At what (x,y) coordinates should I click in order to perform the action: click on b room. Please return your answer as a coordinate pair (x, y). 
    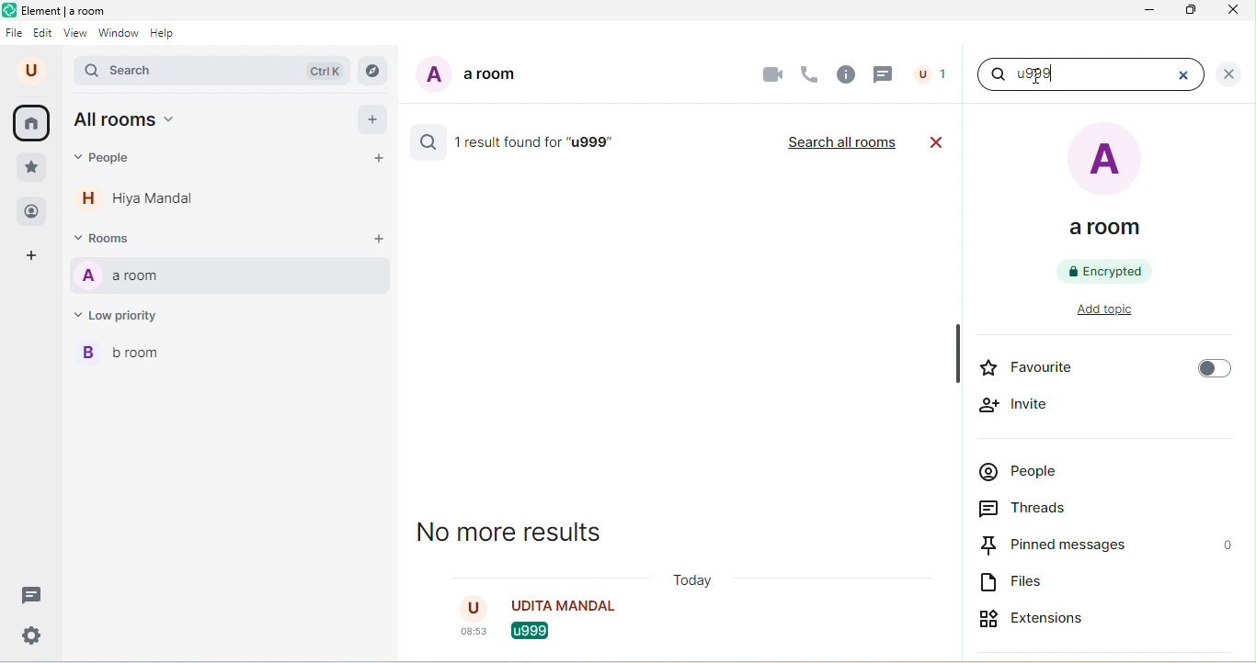
    Looking at the image, I should click on (129, 357).